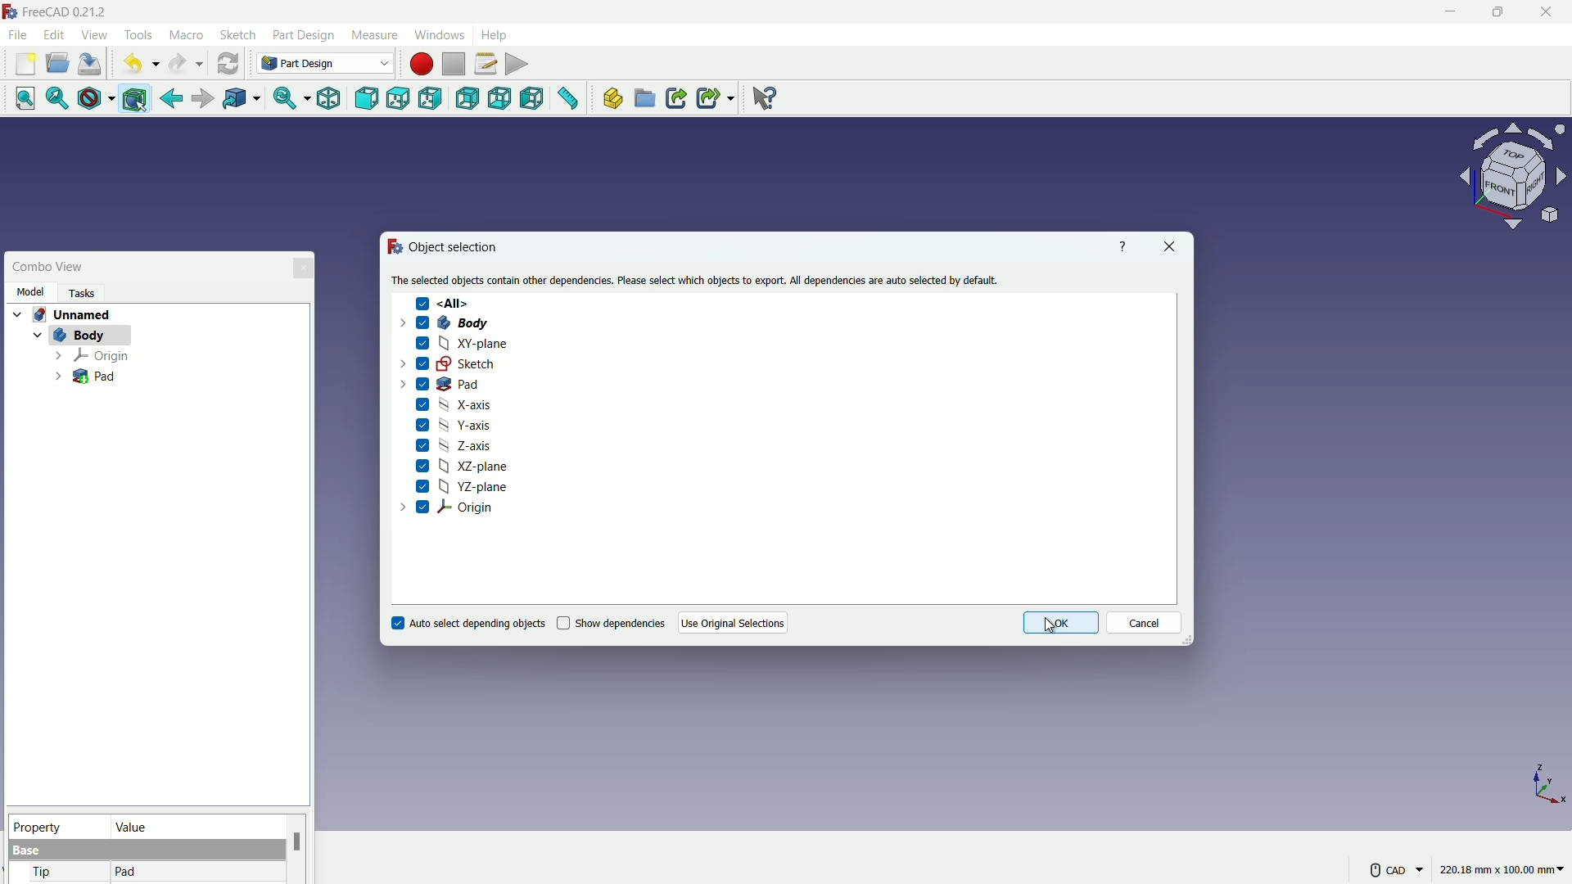  Describe the element at coordinates (137, 65) in the screenshot. I see `undo` at that location.